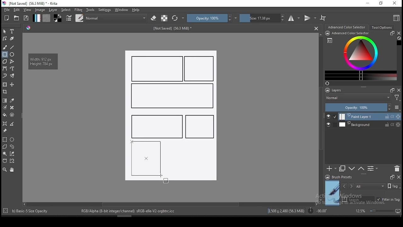 The image size is (403, 227). Describe the element at coordinates (16, 9) in the screenshot. I see `edit` at that location.